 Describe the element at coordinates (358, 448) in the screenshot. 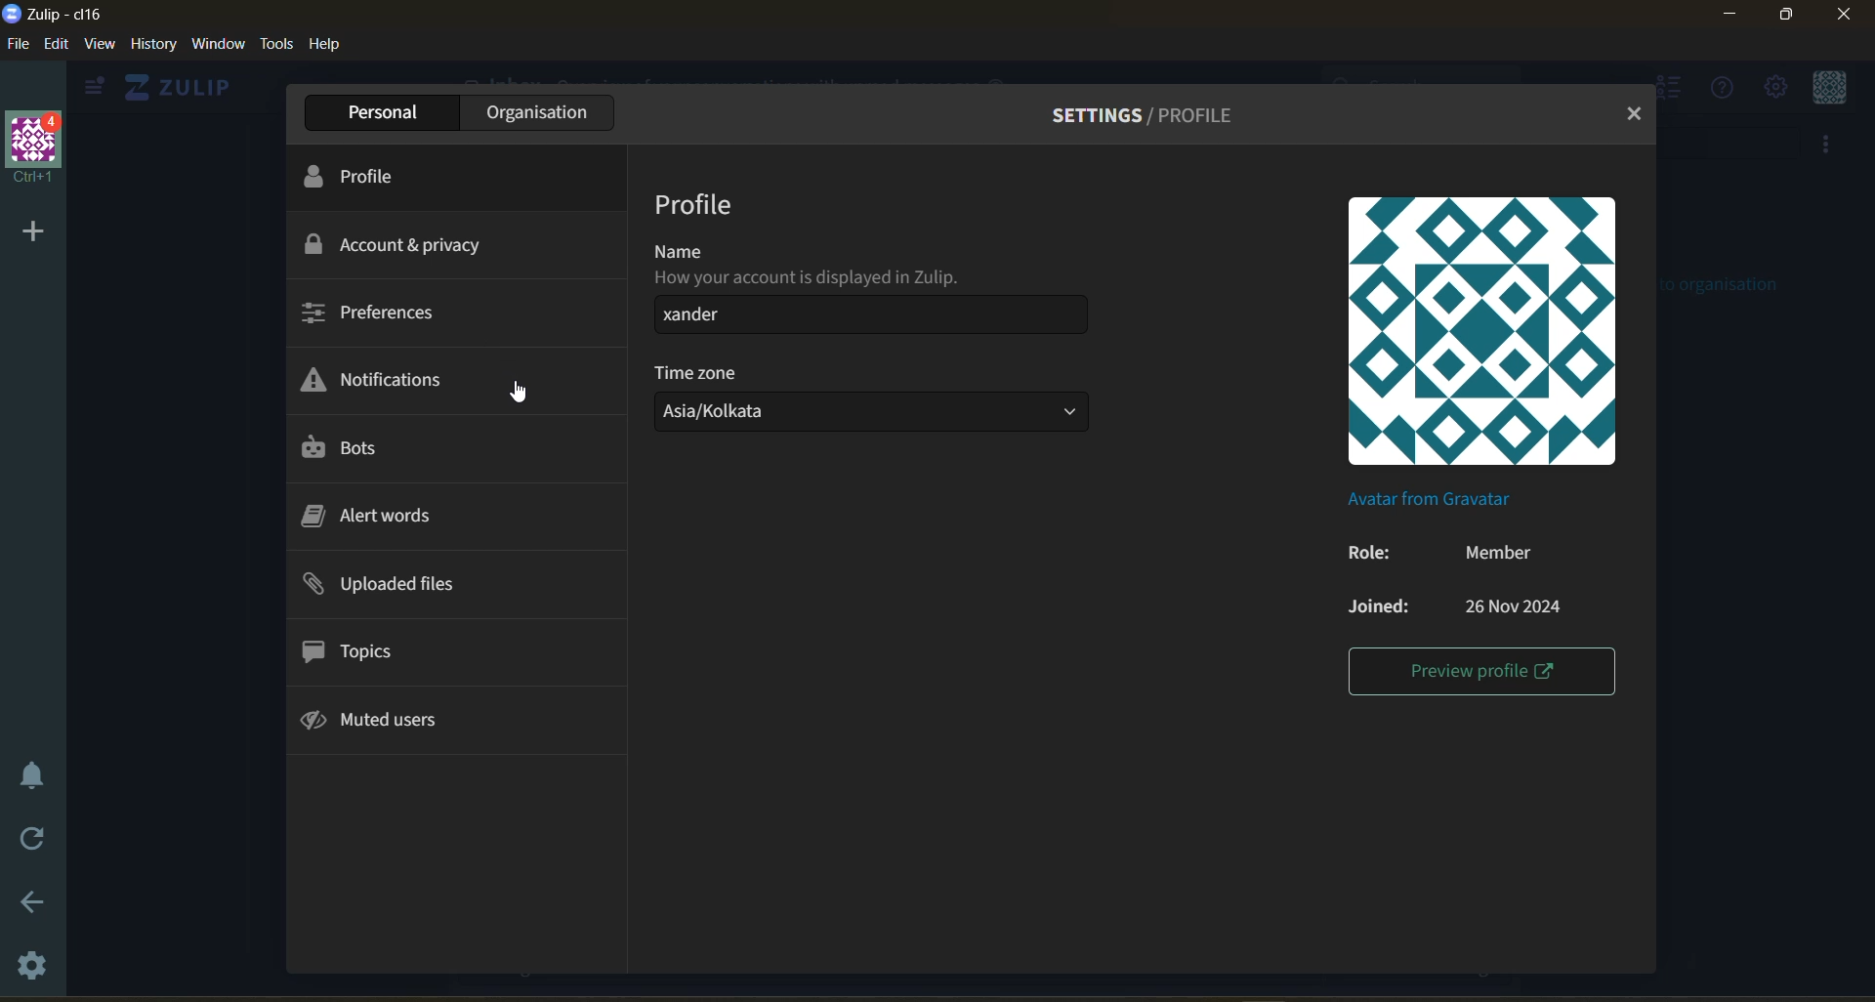

I see `bots` at that location.